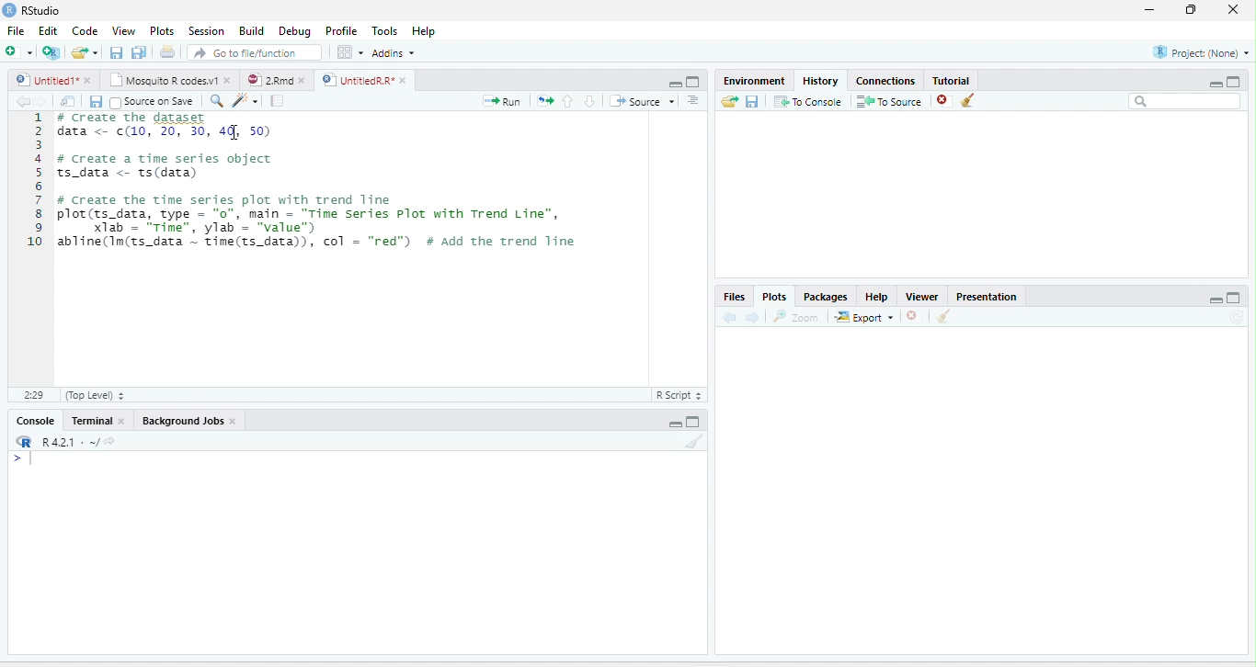 The height and width of the screenshot is (667, 1256). I want to click on Go to previous section/chunk, so click(567, 100).